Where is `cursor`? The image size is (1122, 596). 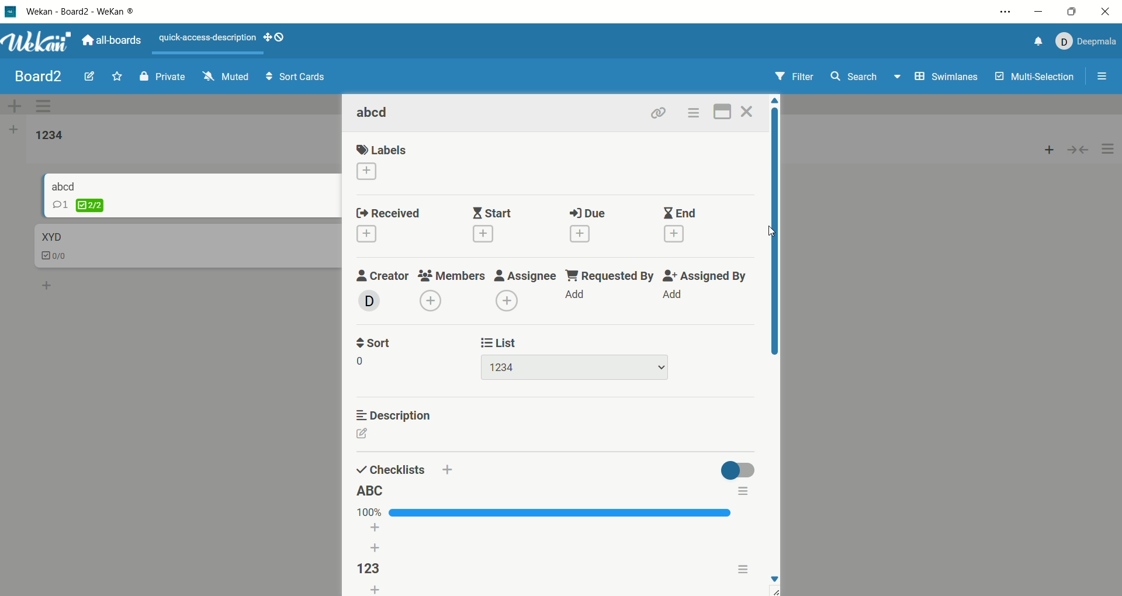
cursor is located at coordinates (774, 232).